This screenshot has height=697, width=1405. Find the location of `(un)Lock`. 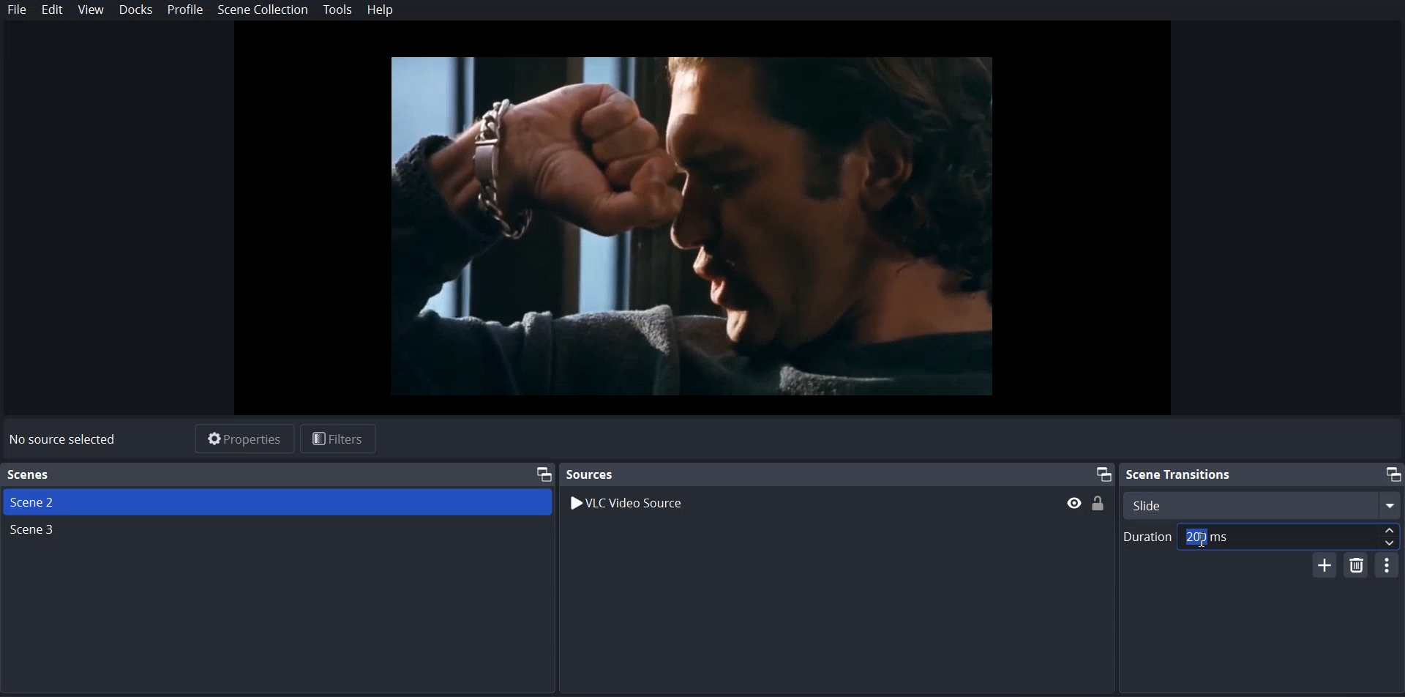

(un)Lock is located at coordinates (1099, 502).